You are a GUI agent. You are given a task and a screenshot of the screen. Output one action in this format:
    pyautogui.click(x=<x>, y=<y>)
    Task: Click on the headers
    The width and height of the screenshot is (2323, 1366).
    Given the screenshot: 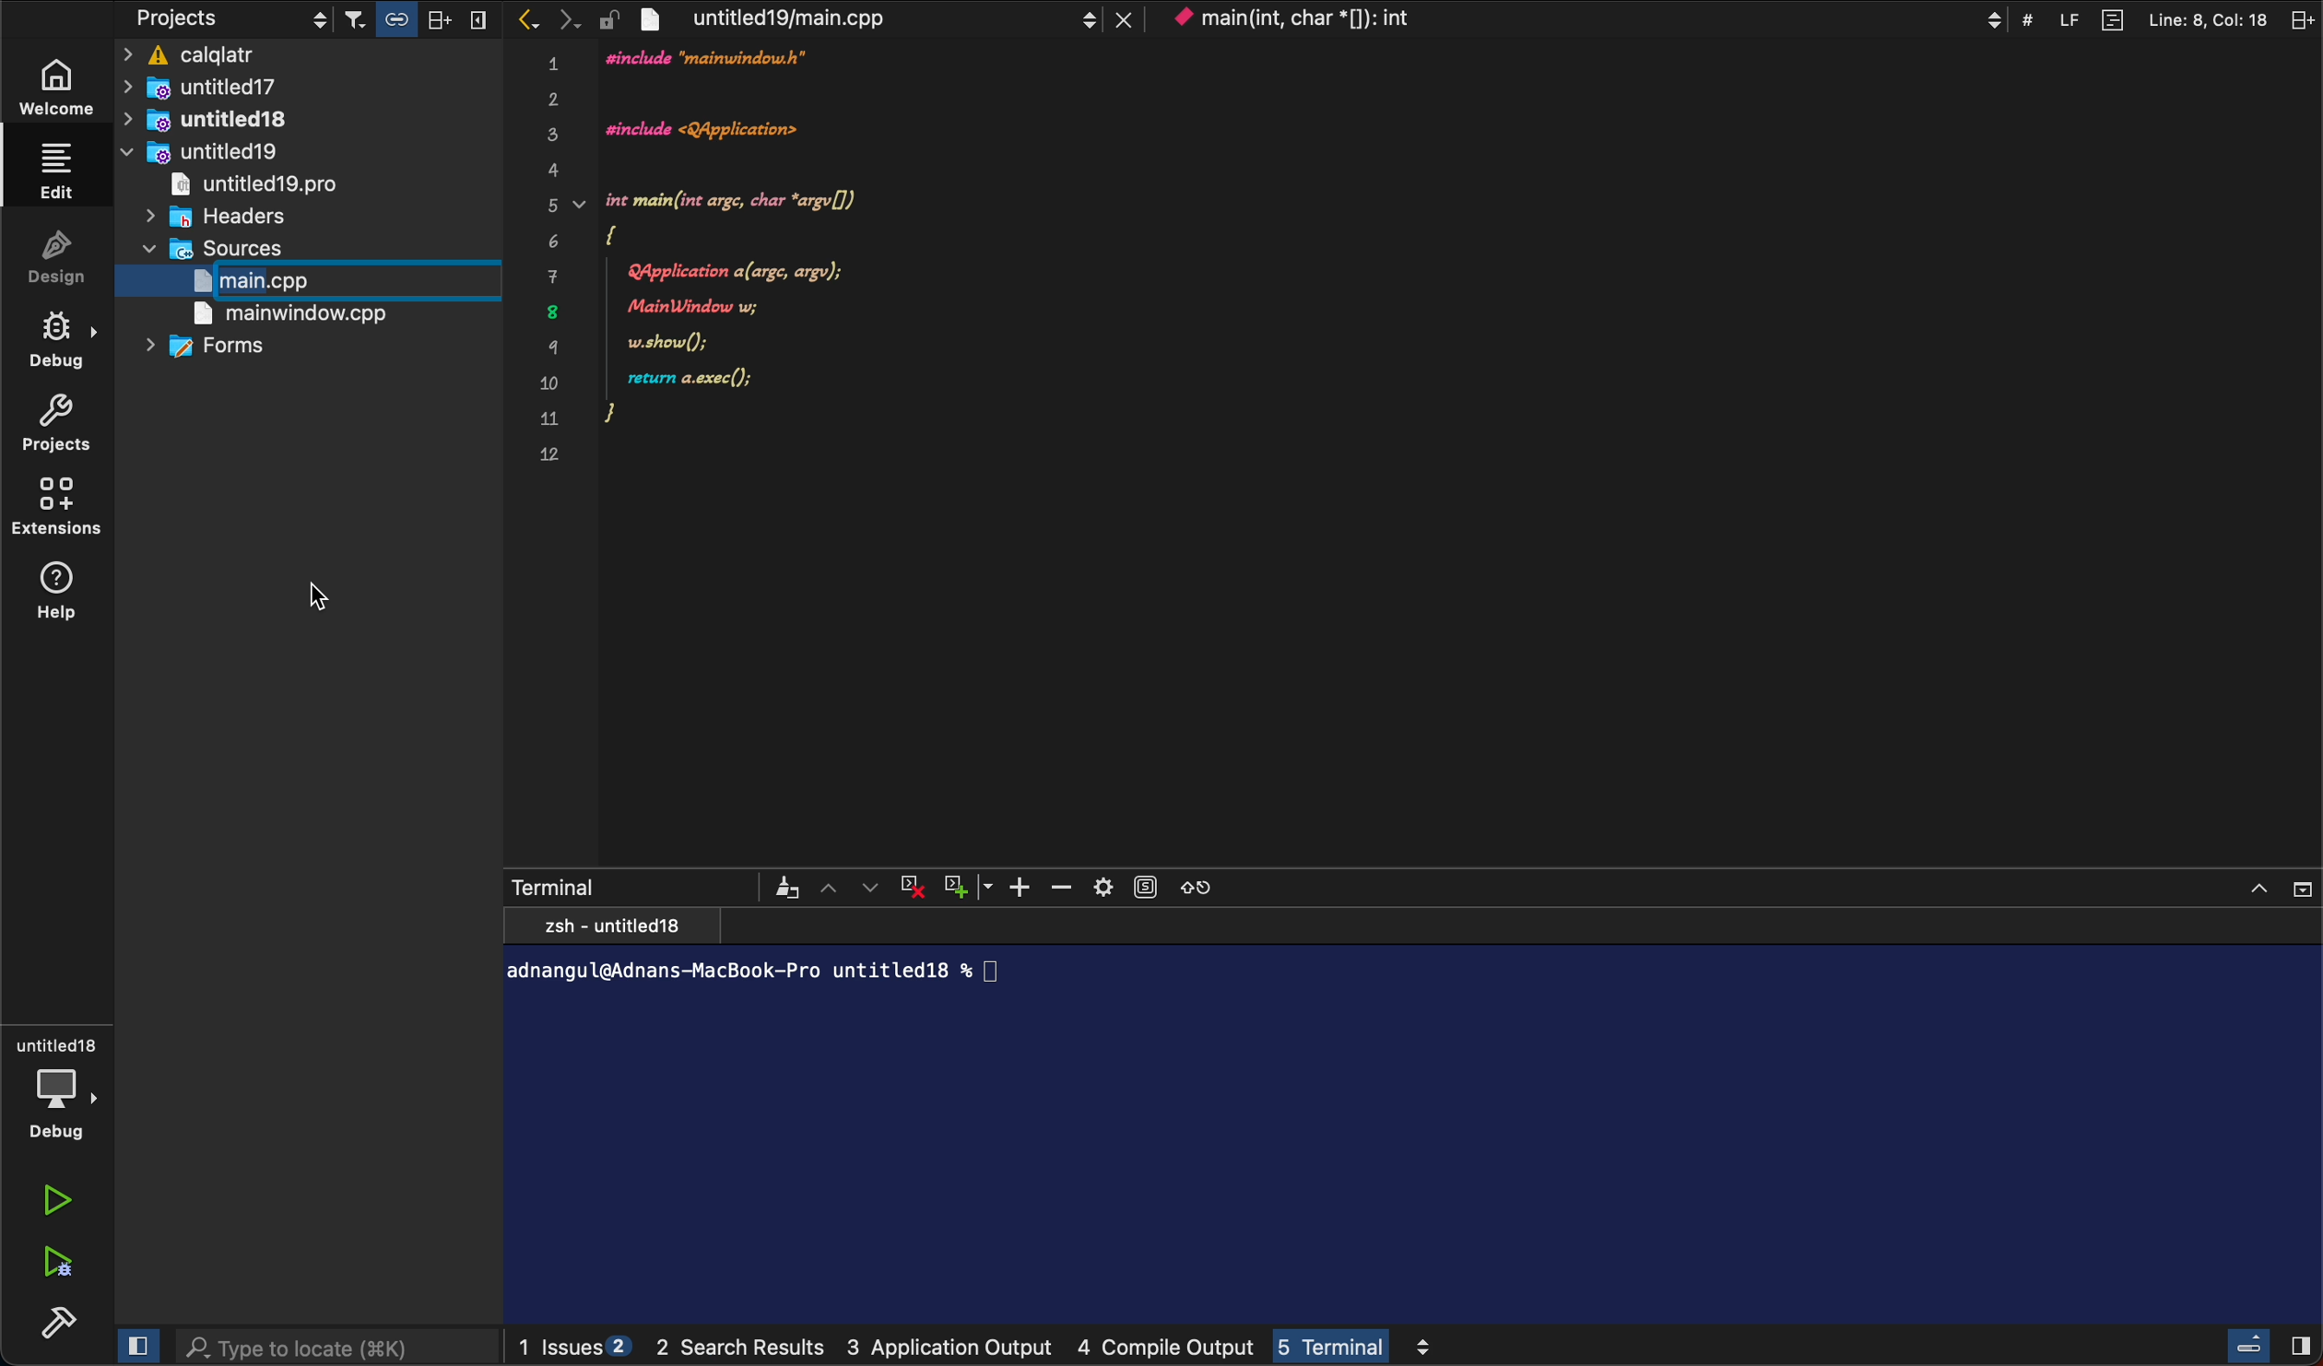 What is the action you would take?
    pyautogui.click(x=226, y=216)
    